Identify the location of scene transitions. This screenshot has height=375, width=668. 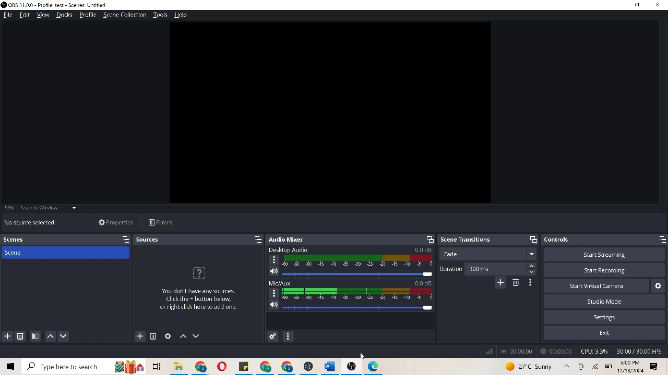
(468, 240).